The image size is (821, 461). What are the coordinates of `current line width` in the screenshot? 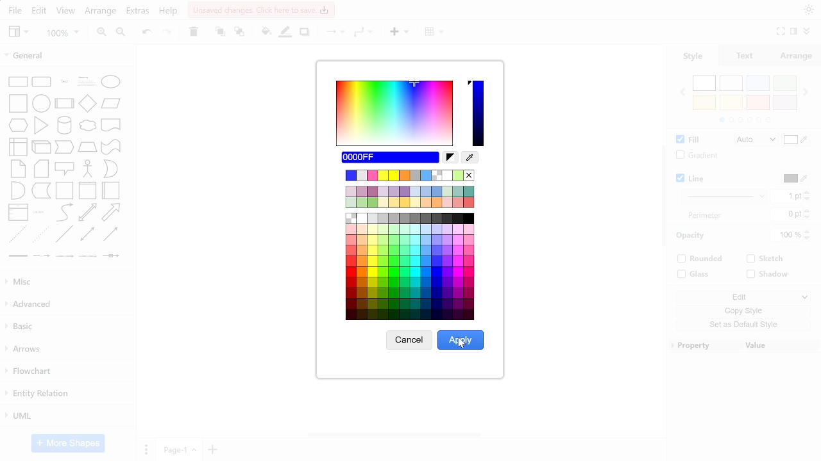 It's located at (786, 197).